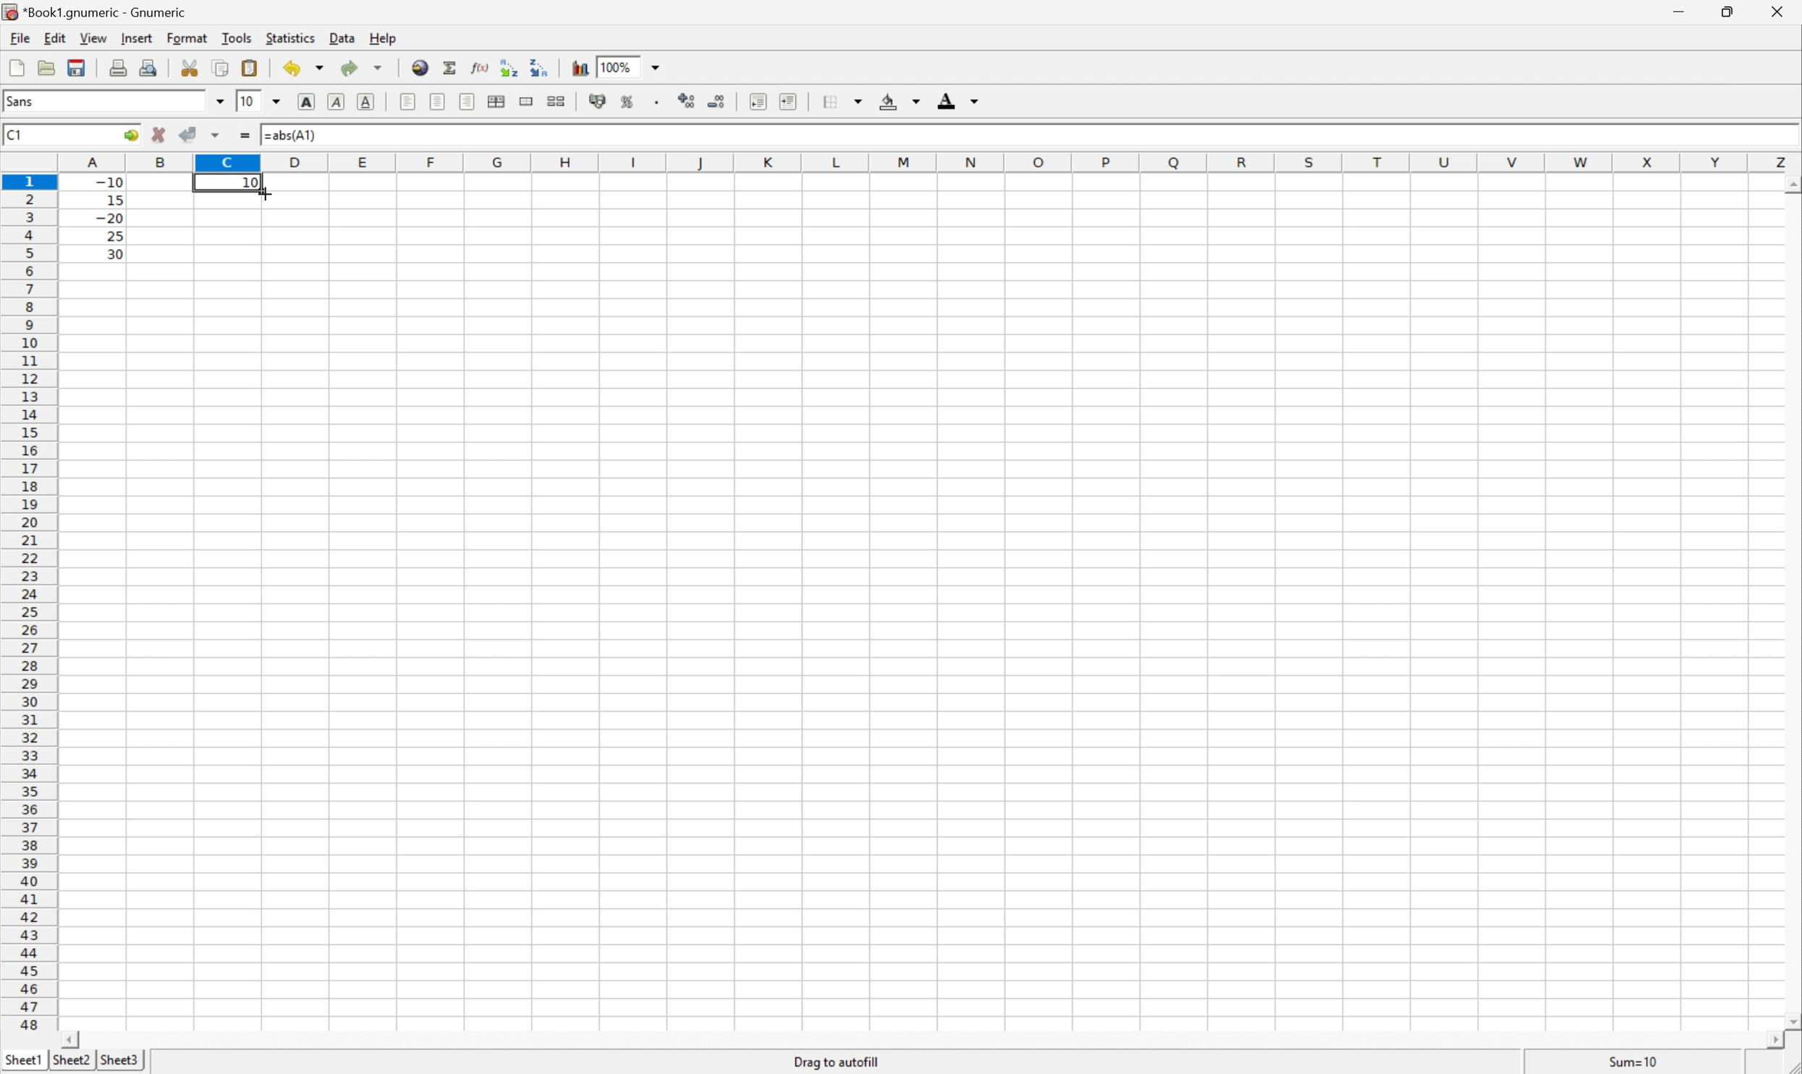 The height and width of the screenshot is (1074, 1802). I want to click on Copy the selection, so click(220, 68).